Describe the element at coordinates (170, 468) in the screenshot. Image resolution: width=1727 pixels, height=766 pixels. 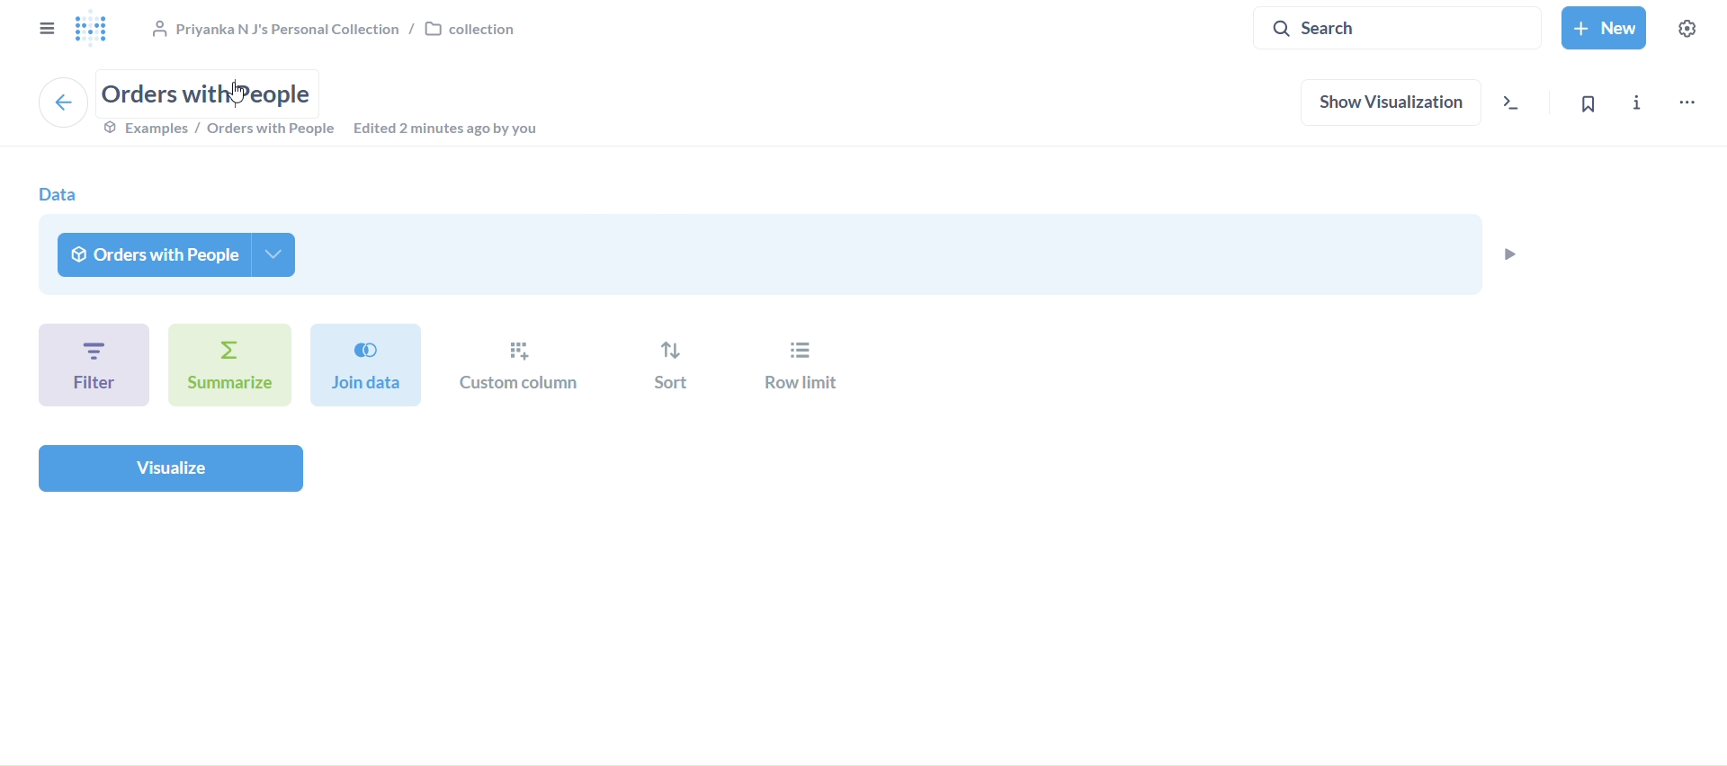
I see `visualize` at that location.